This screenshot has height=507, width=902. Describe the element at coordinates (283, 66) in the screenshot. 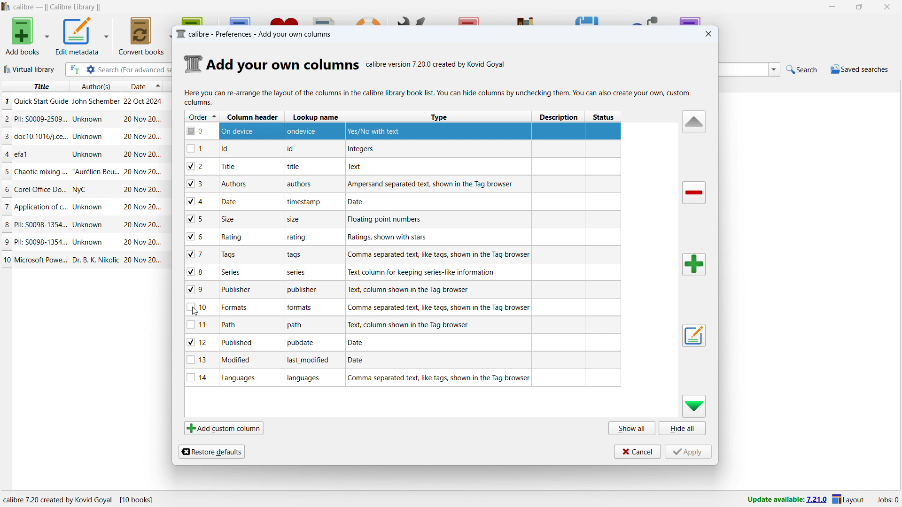

I see `Add your own columns` at that location.